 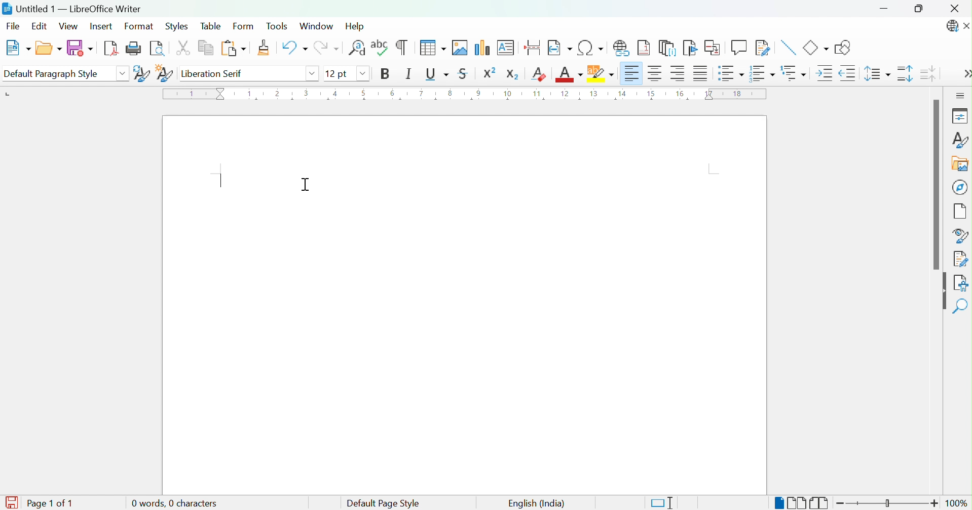 What do you see at coordinates (384, 73) in the screenshot?
I see `Bold` at bounding box center [384, 73].